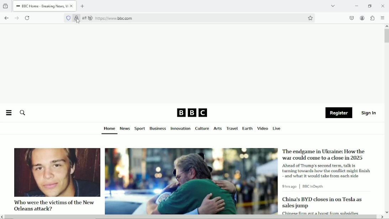 This screenshot has width=389, height=219. What do you see at coordinates (83, 5) in the screenshot?
I see `New tab` at bounding box center [83, 5].